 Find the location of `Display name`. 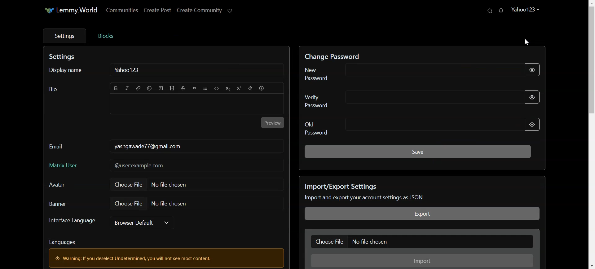

Display name is located at coordinates (77, 70).